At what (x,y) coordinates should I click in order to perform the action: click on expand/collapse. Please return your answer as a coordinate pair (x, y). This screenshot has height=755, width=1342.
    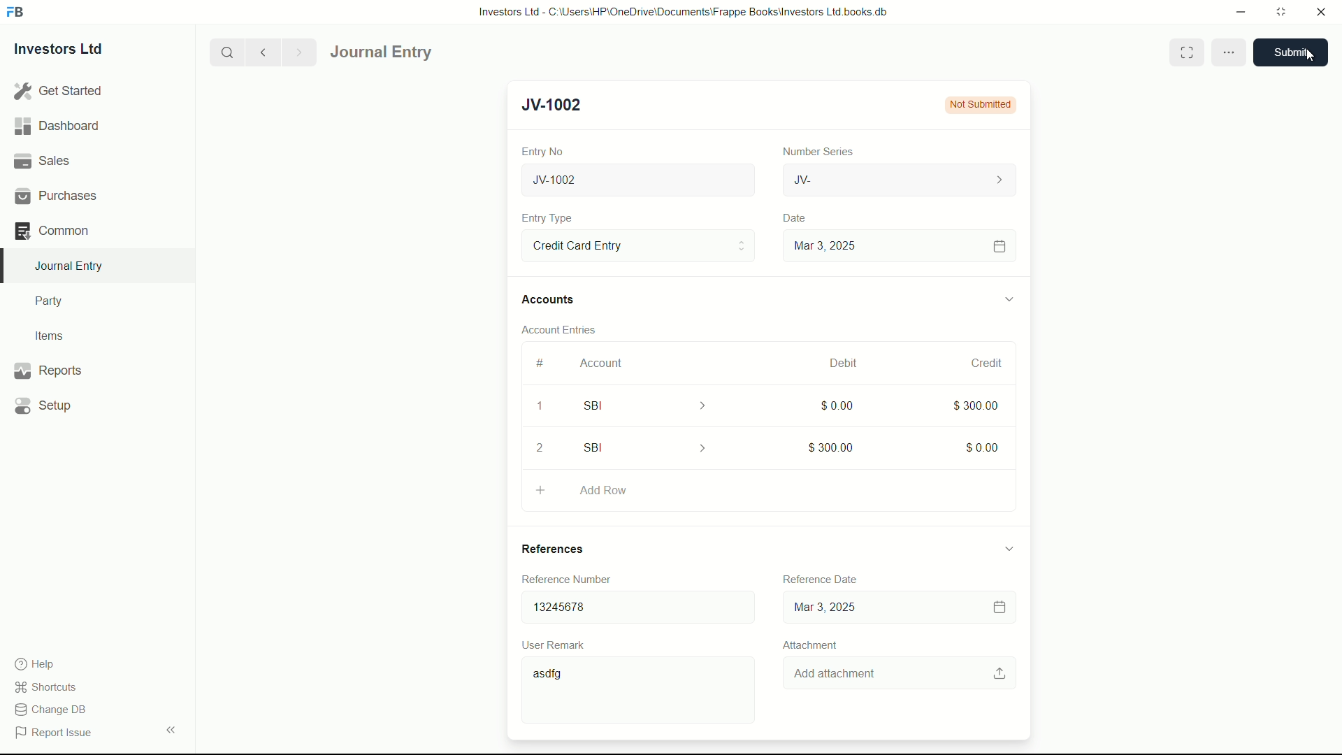
    Looking at the image, I should click on (1008, 547).